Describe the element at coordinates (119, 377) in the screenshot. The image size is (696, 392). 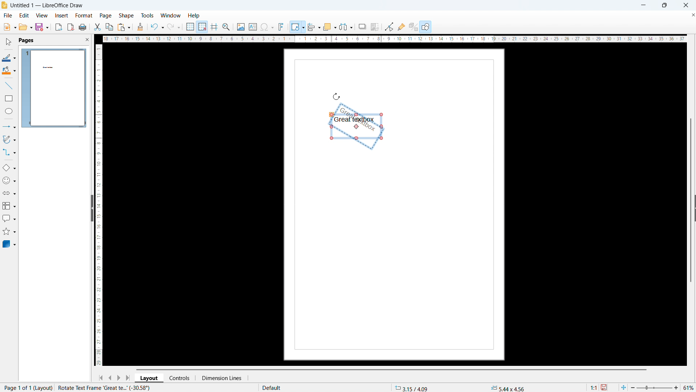
I see `next page` at that location.